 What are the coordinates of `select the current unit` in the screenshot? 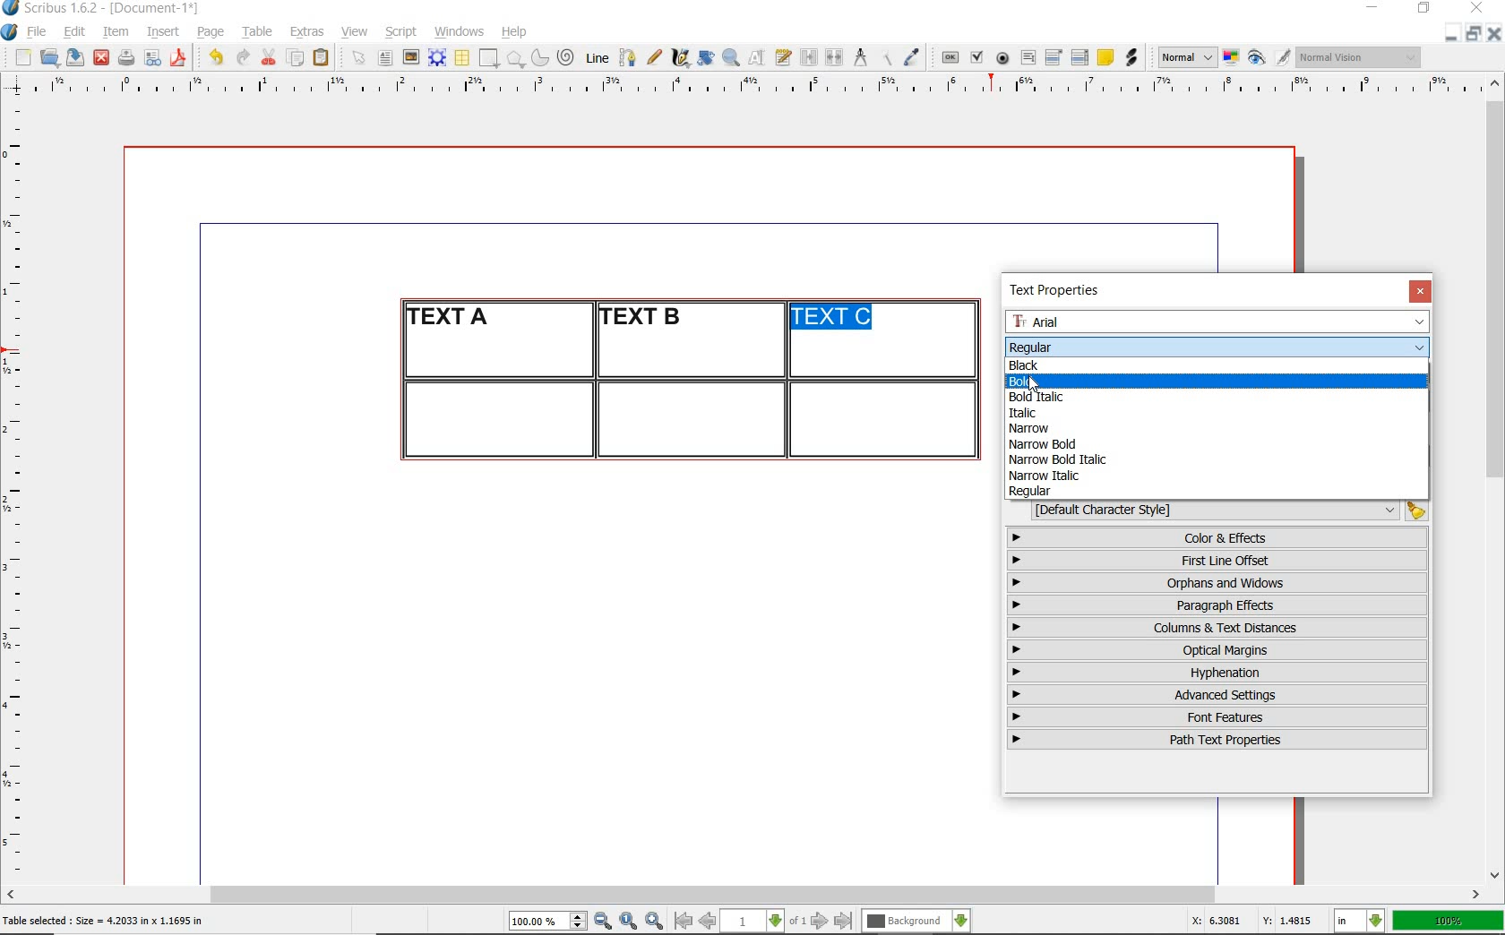 It's located at (1360, 922).